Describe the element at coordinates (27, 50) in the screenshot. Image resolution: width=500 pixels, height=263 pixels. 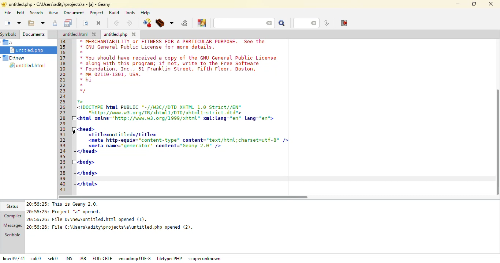
I see `untitled.php` at that location.